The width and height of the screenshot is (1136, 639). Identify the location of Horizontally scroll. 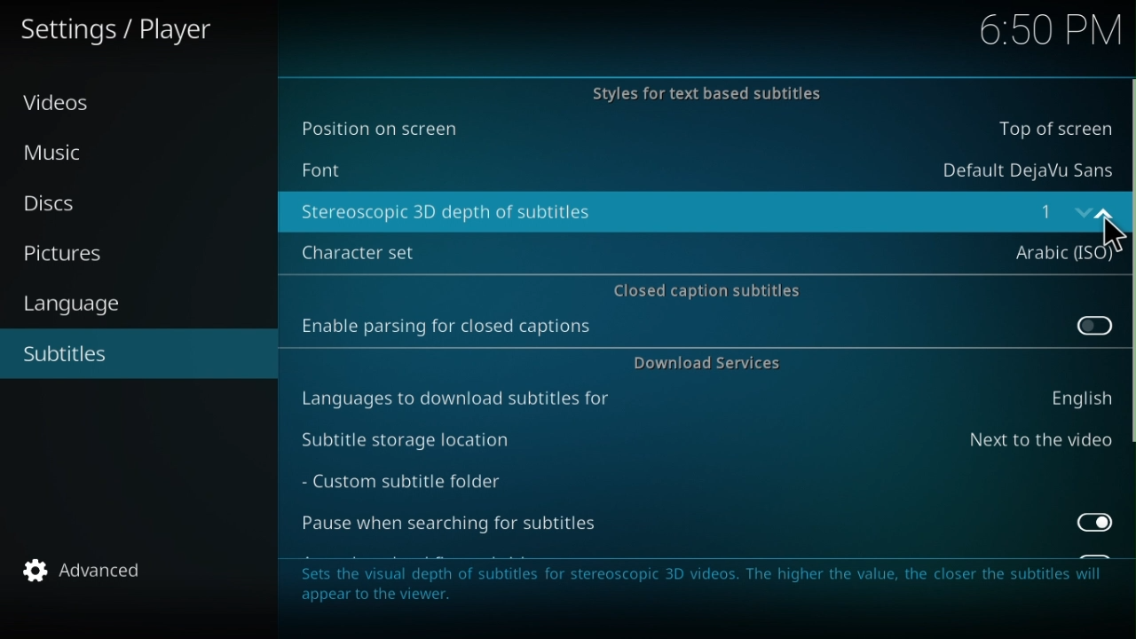
(1129, 262).